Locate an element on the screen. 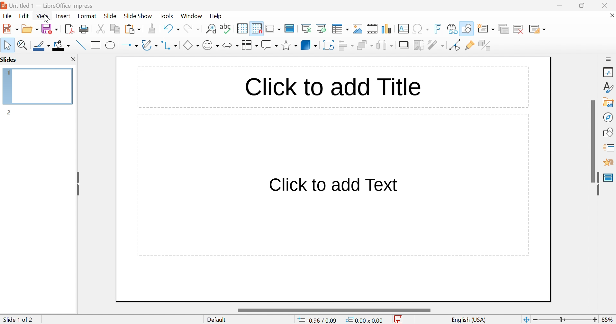 The width and height of the screenshot is (616, 324). english(USA) is located at coordinates (469, 320).